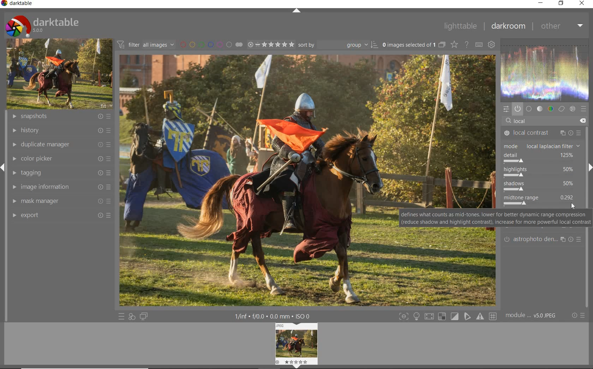 The height and width of the screenshot is (369, 593). Describe the element at coordinates (544, 146) in the screenshot. I see `MODE` at that location.